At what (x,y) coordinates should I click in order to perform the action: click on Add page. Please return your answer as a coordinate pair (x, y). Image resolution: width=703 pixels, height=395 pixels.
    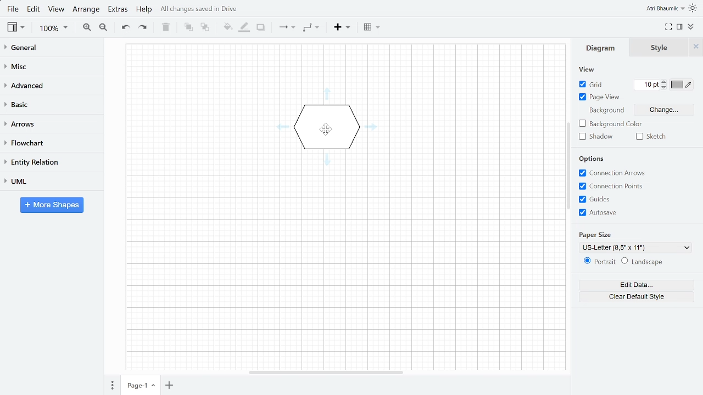
    Looking at the image, I should click on (169, 385).